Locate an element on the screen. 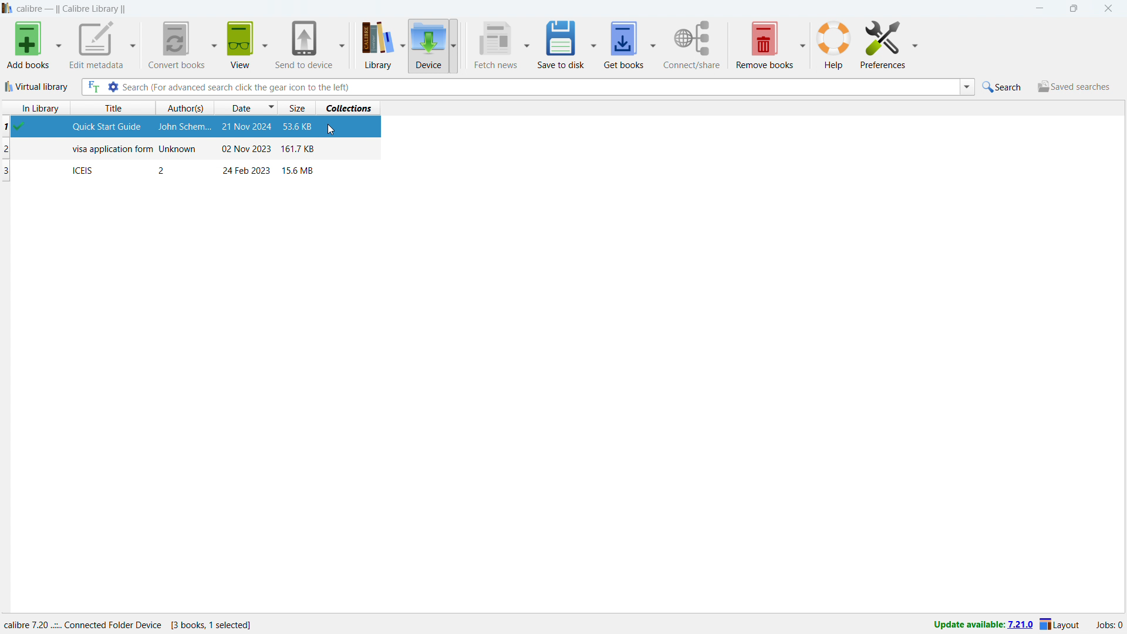  send to device is located at coordinates (304, 43).